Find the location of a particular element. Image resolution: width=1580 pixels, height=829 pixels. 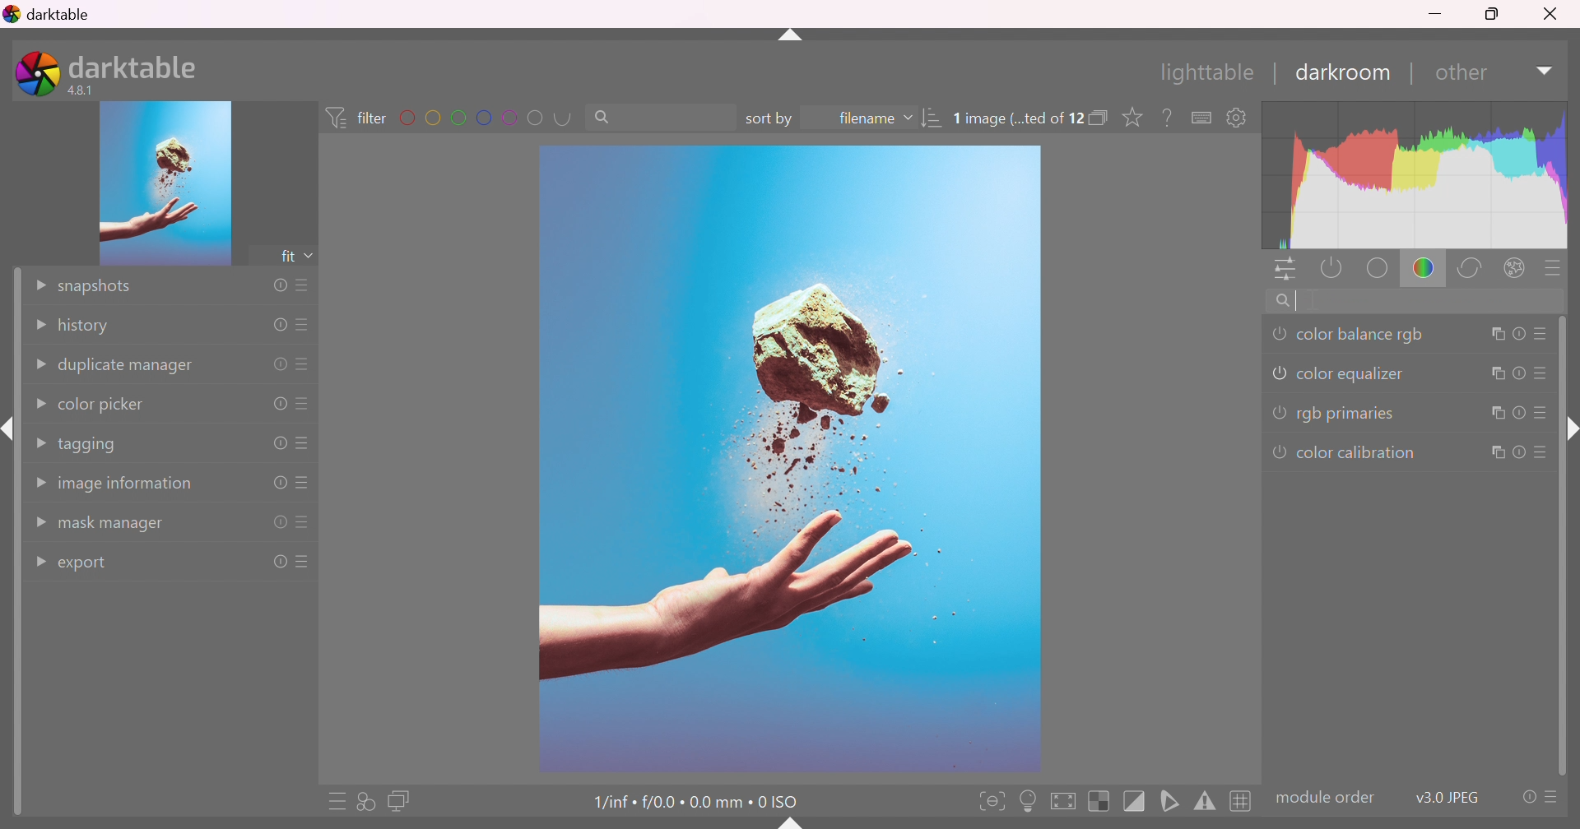

graph is located at coordinates (1415, 176).